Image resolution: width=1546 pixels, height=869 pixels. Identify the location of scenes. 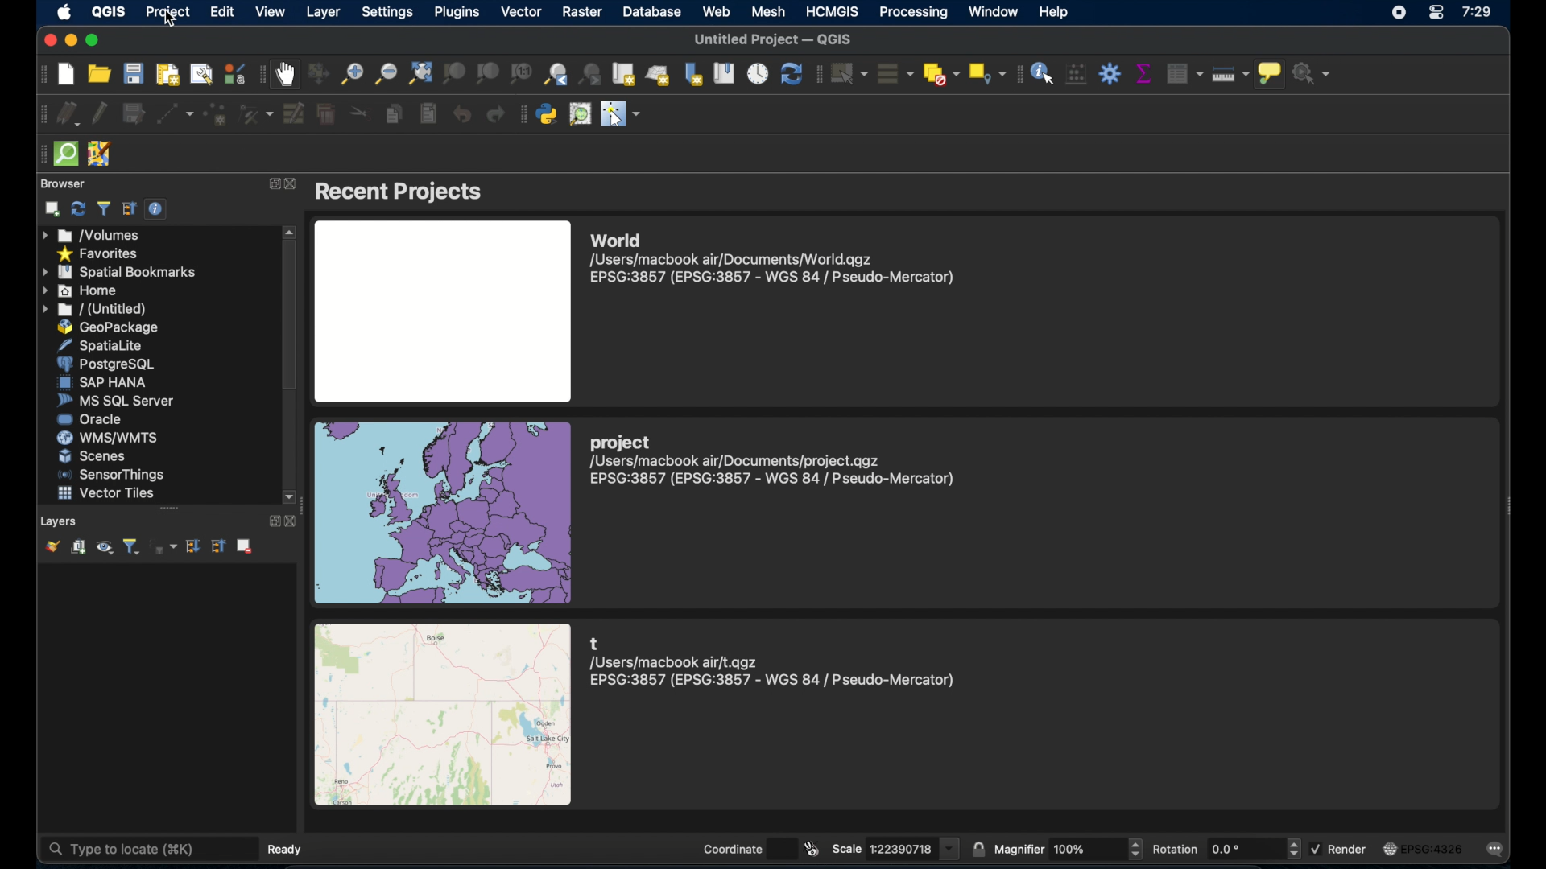
(99, 456).